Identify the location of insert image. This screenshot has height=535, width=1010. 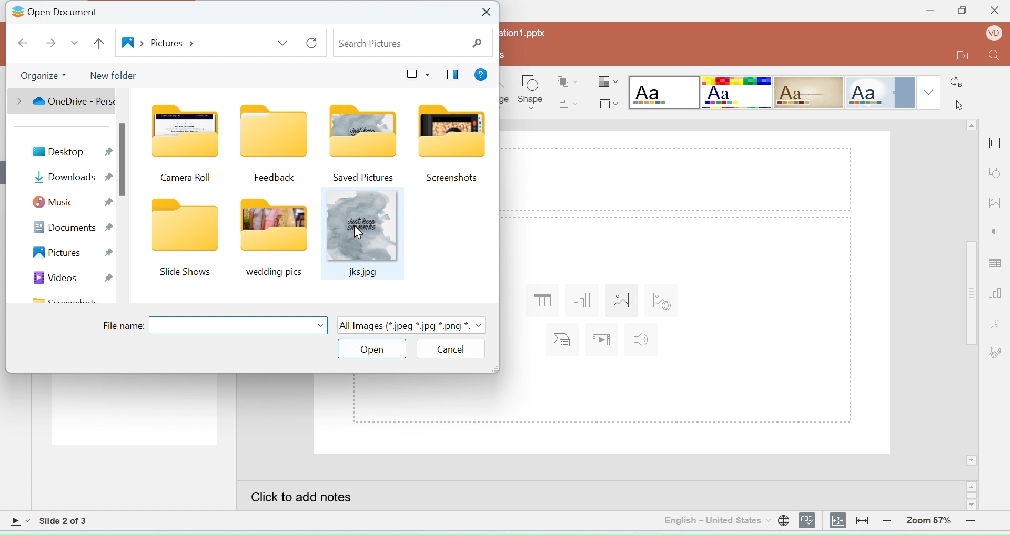
(621, 301).